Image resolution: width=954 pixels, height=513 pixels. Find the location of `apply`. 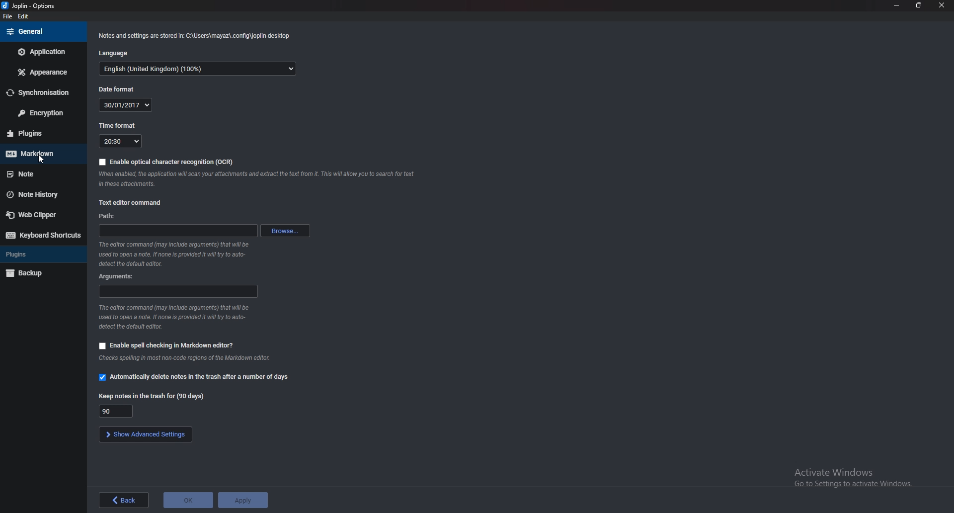

apply is located at coordinates (242, 500).